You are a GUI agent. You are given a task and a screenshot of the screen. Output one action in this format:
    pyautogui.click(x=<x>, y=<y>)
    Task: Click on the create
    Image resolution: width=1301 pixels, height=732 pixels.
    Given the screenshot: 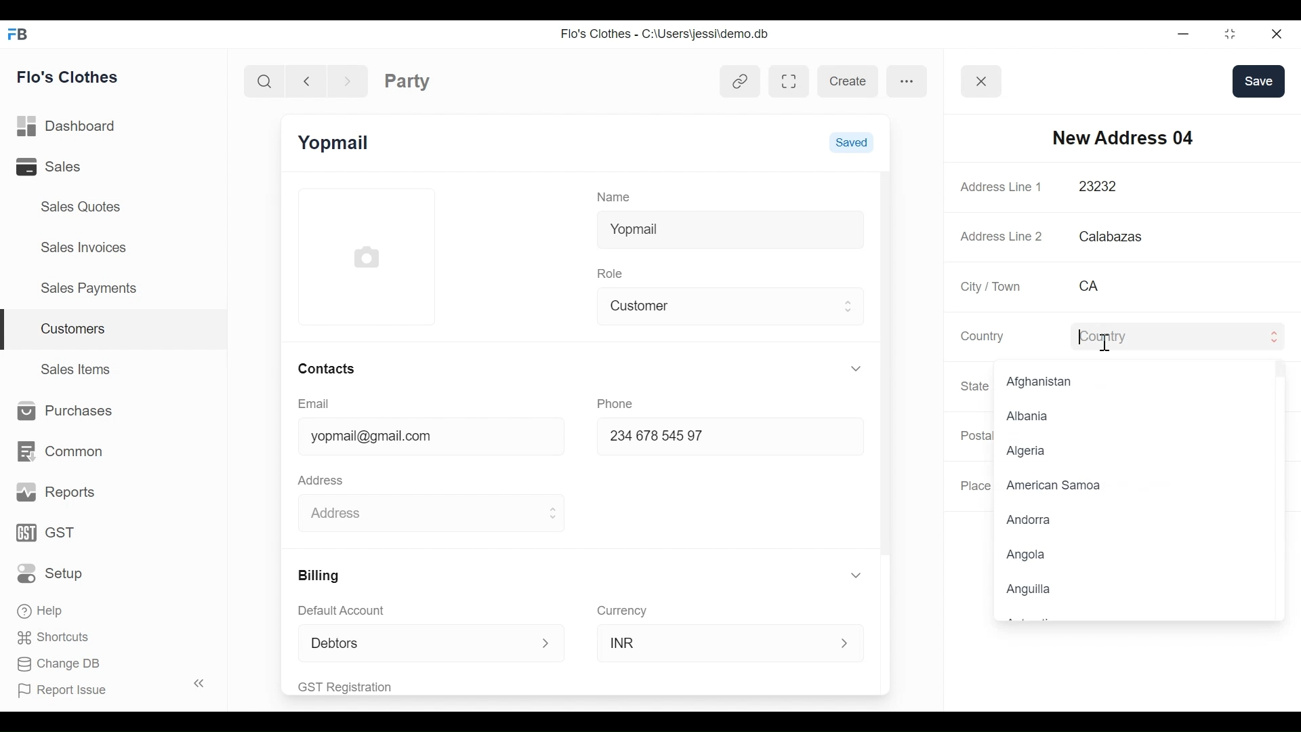 What is the action you would take?
    pyautogui.click(x=847, y=81)
    